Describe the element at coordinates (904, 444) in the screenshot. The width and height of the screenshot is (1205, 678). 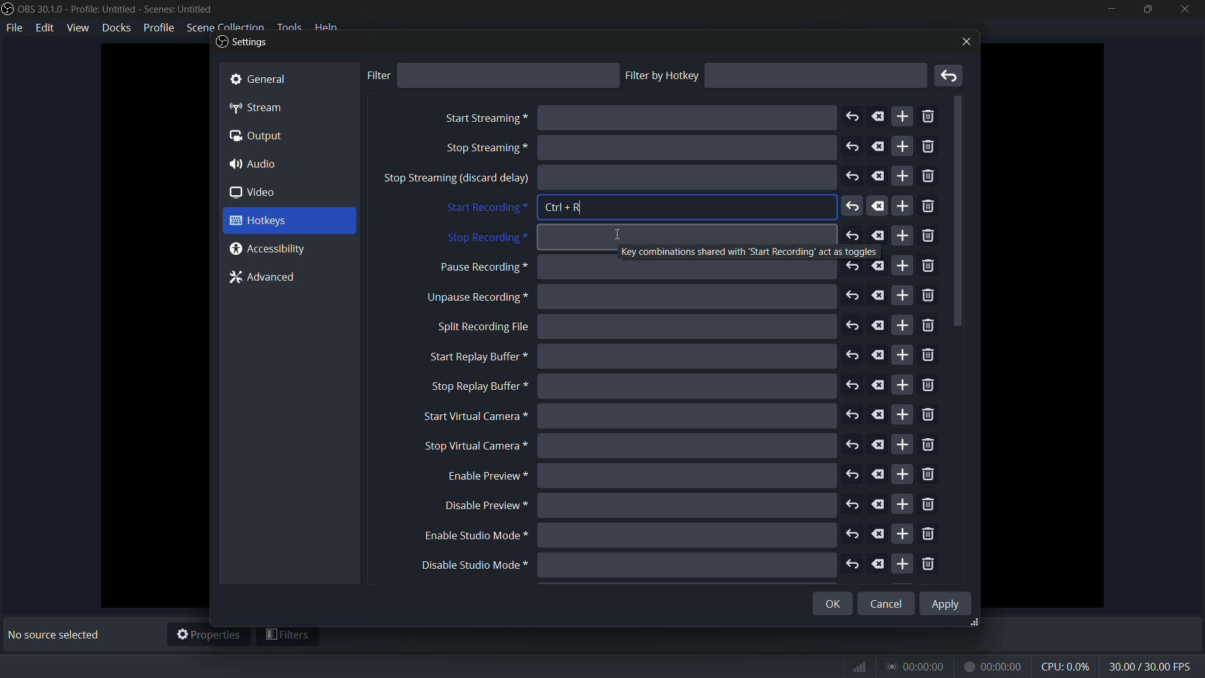
I see `add more` at that location.